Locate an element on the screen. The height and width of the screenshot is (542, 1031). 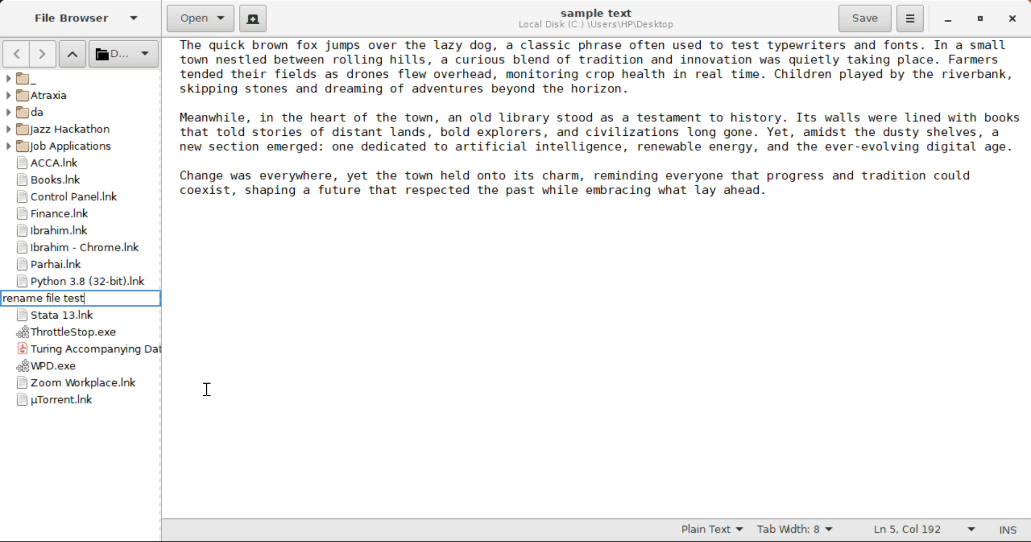
Selected Folder is located at coordinates (122, 54).